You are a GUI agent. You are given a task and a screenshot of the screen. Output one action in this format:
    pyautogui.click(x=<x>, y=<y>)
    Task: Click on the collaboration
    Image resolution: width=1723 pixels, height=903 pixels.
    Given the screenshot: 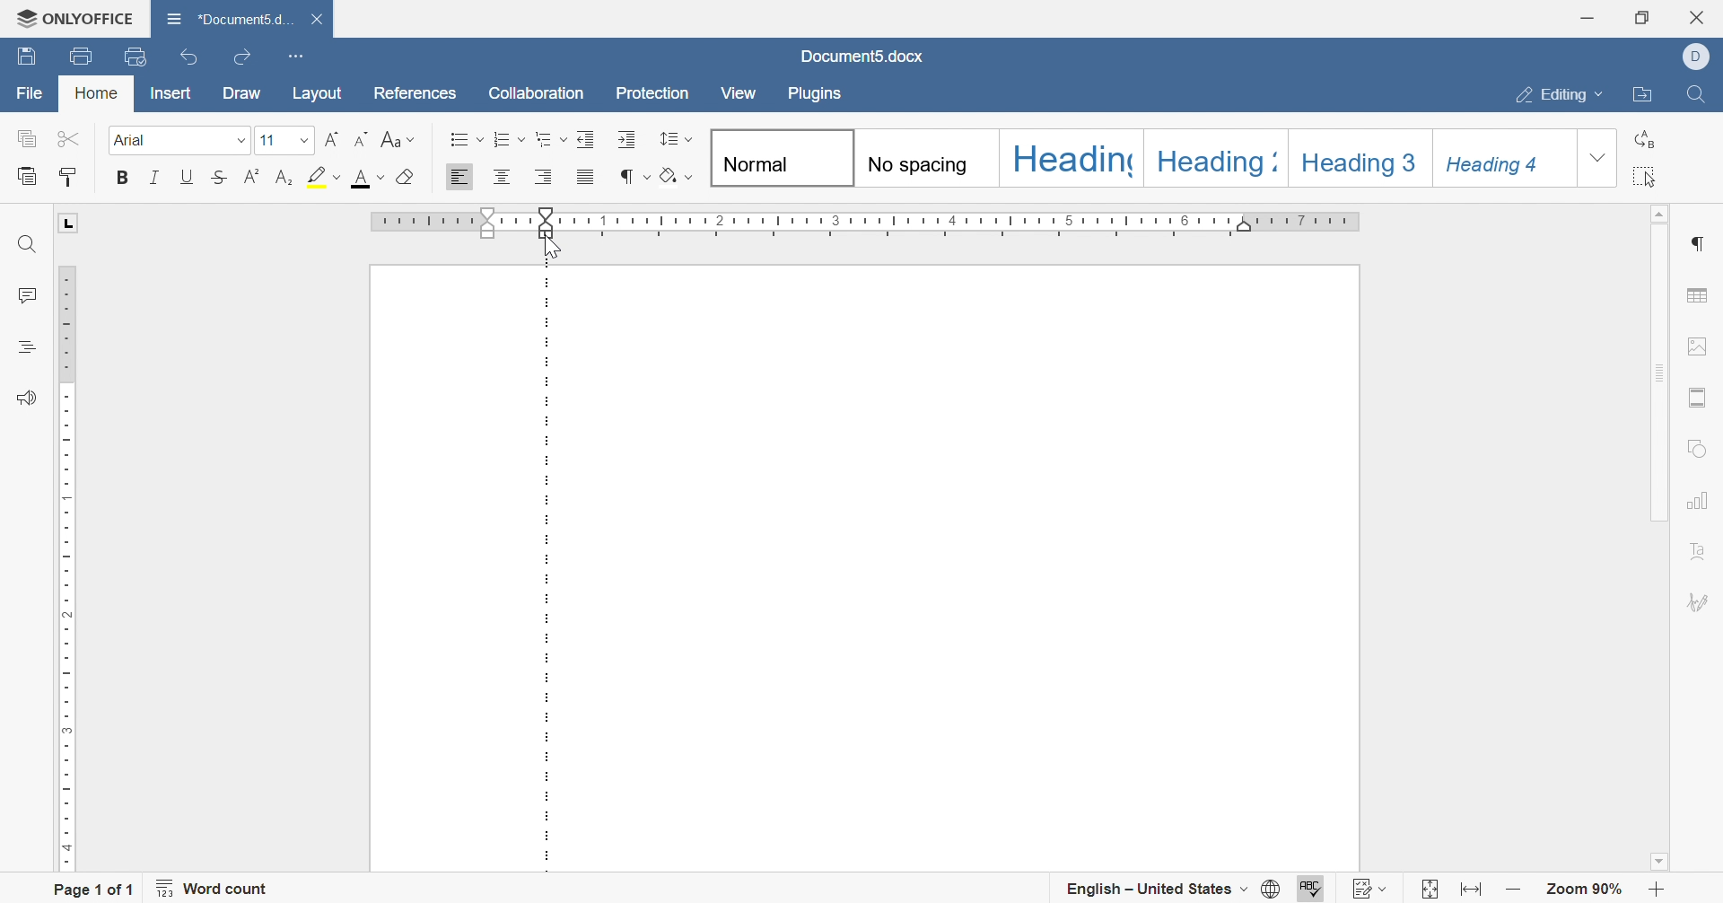 What is the action you would take?
    pyautogui.click(x=536, y=92)
    